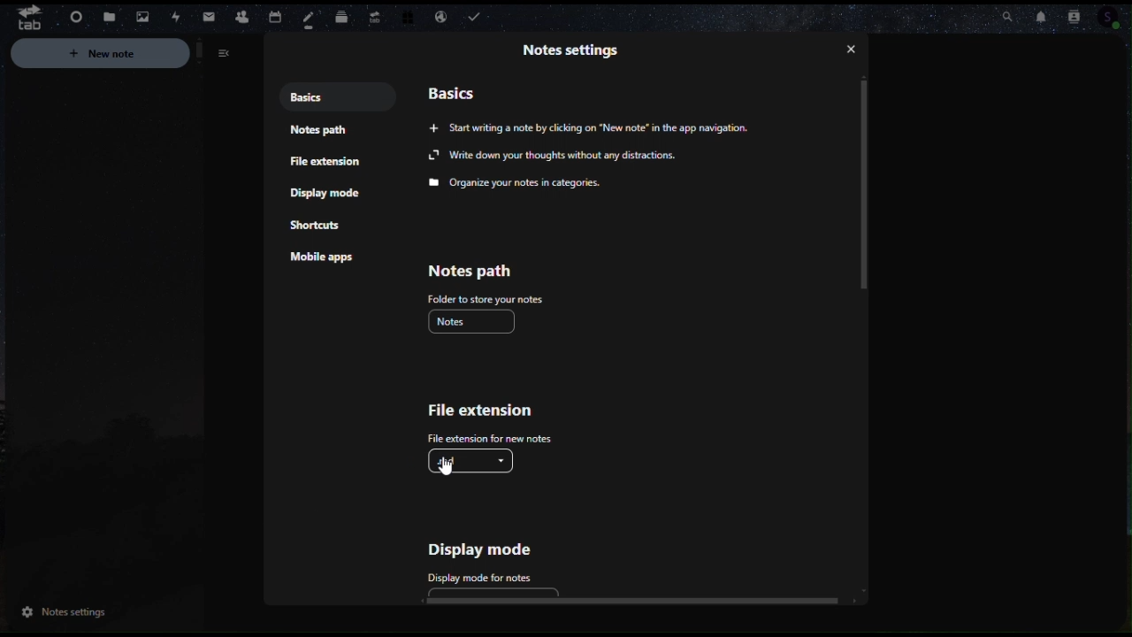  What do you see at coordinates (342, 14) in the screenshot?
I see `deck` at bounding box center [342, 14].